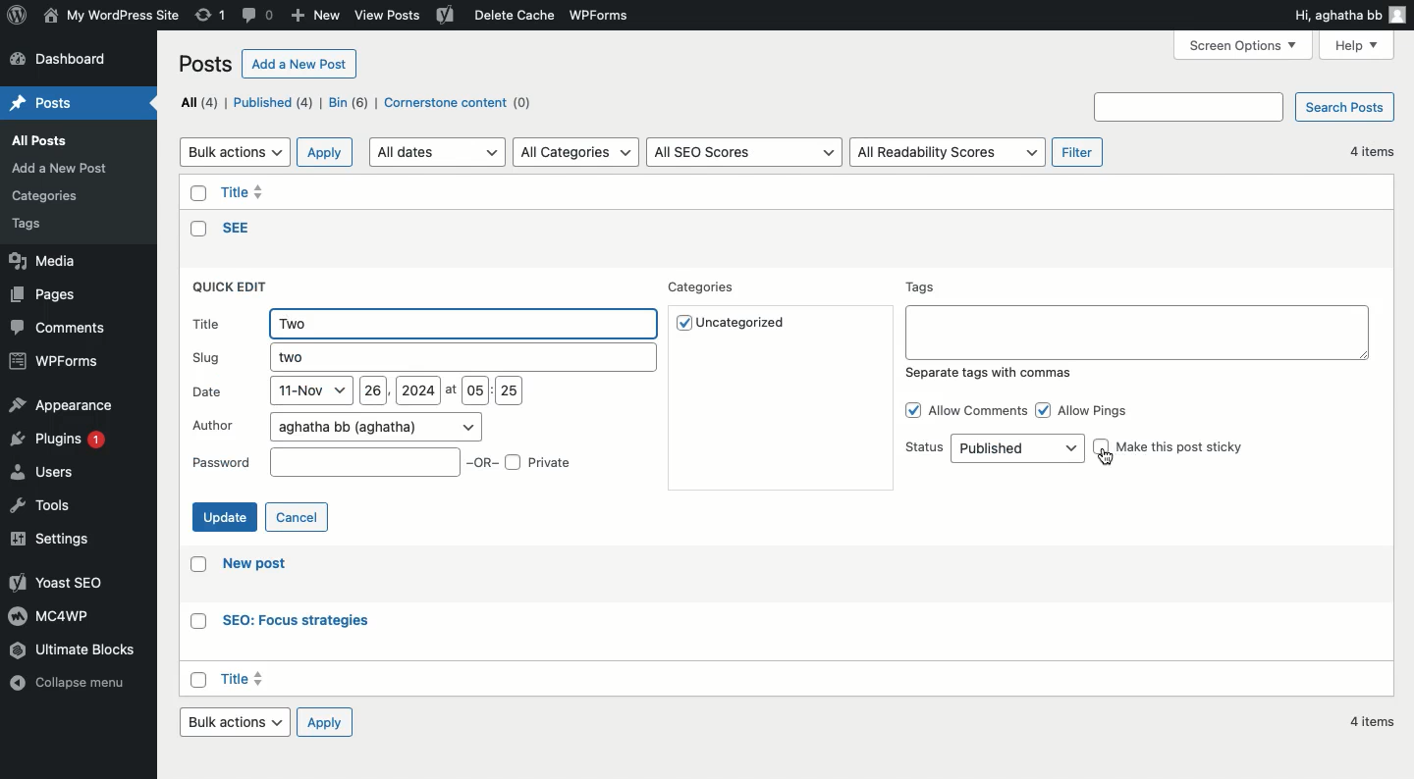  I want to click on Yoast SEO, so click(54, 582).